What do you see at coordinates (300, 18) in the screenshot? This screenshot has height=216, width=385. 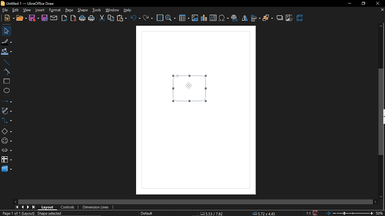 I see `3d effect` at bounding box center [300, 18].